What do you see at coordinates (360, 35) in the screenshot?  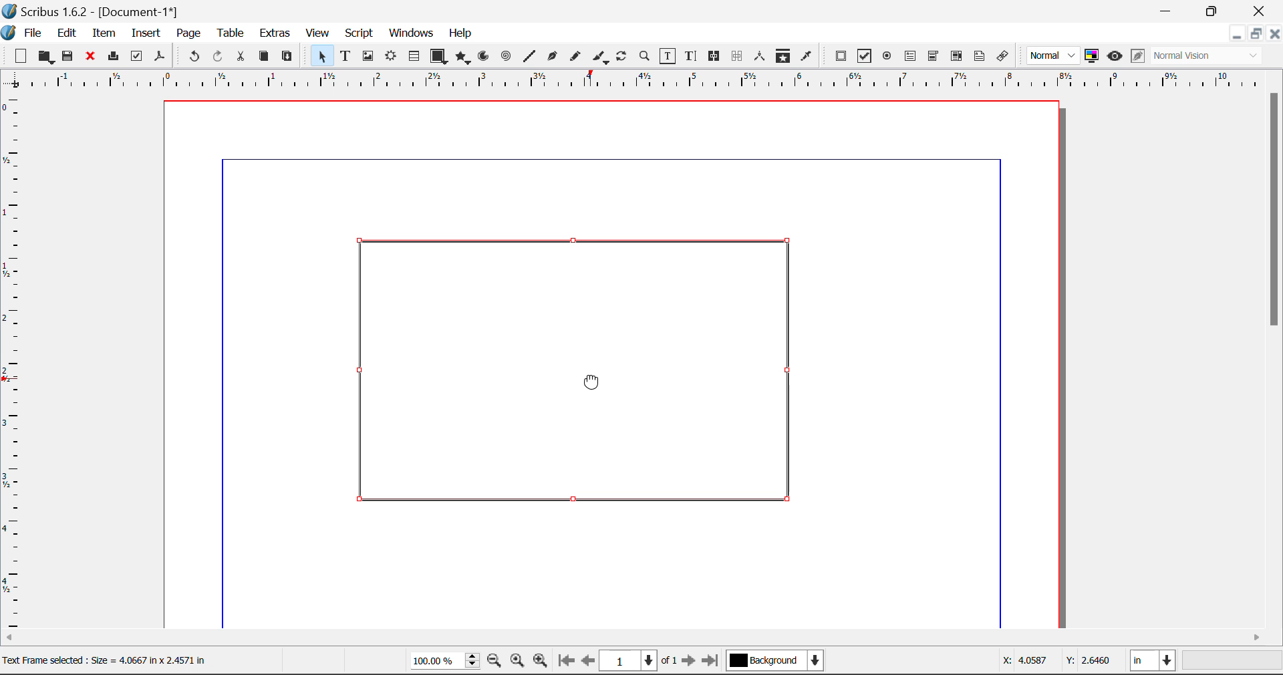 I see `Script` at bounding box center [360, 35].